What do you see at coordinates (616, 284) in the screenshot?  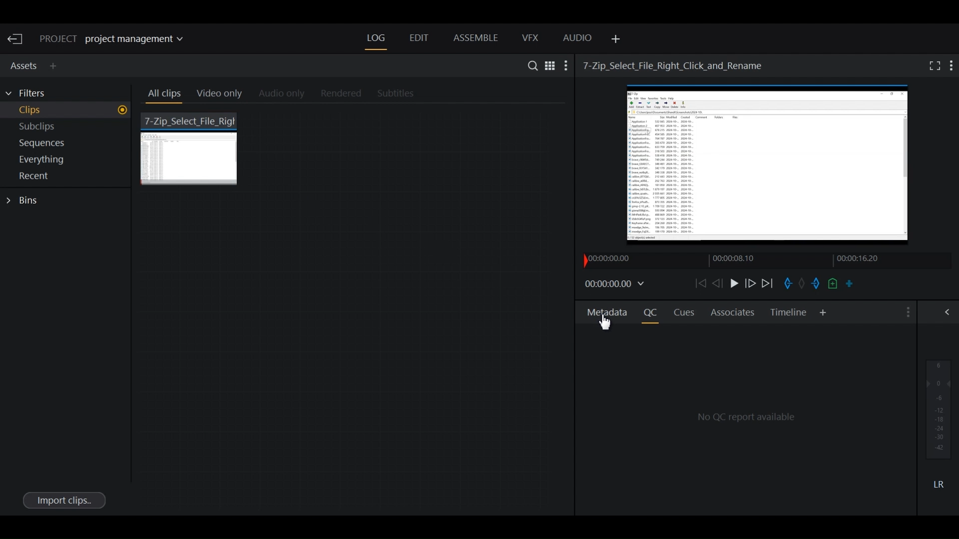 I see `Timecodes and reels` at bounding box center [616, 284].